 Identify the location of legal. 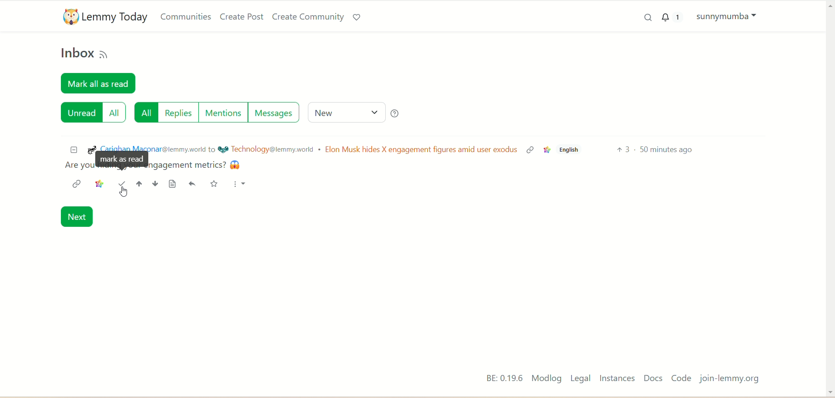
(581, 378).